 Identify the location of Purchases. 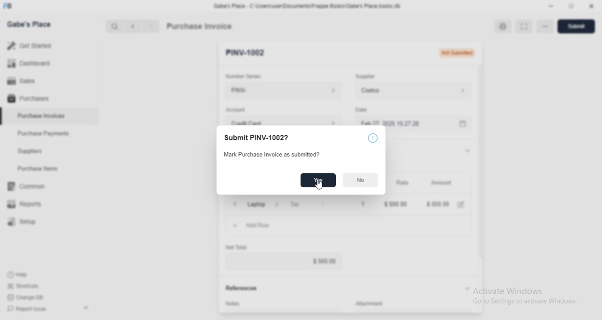
(49, 98).